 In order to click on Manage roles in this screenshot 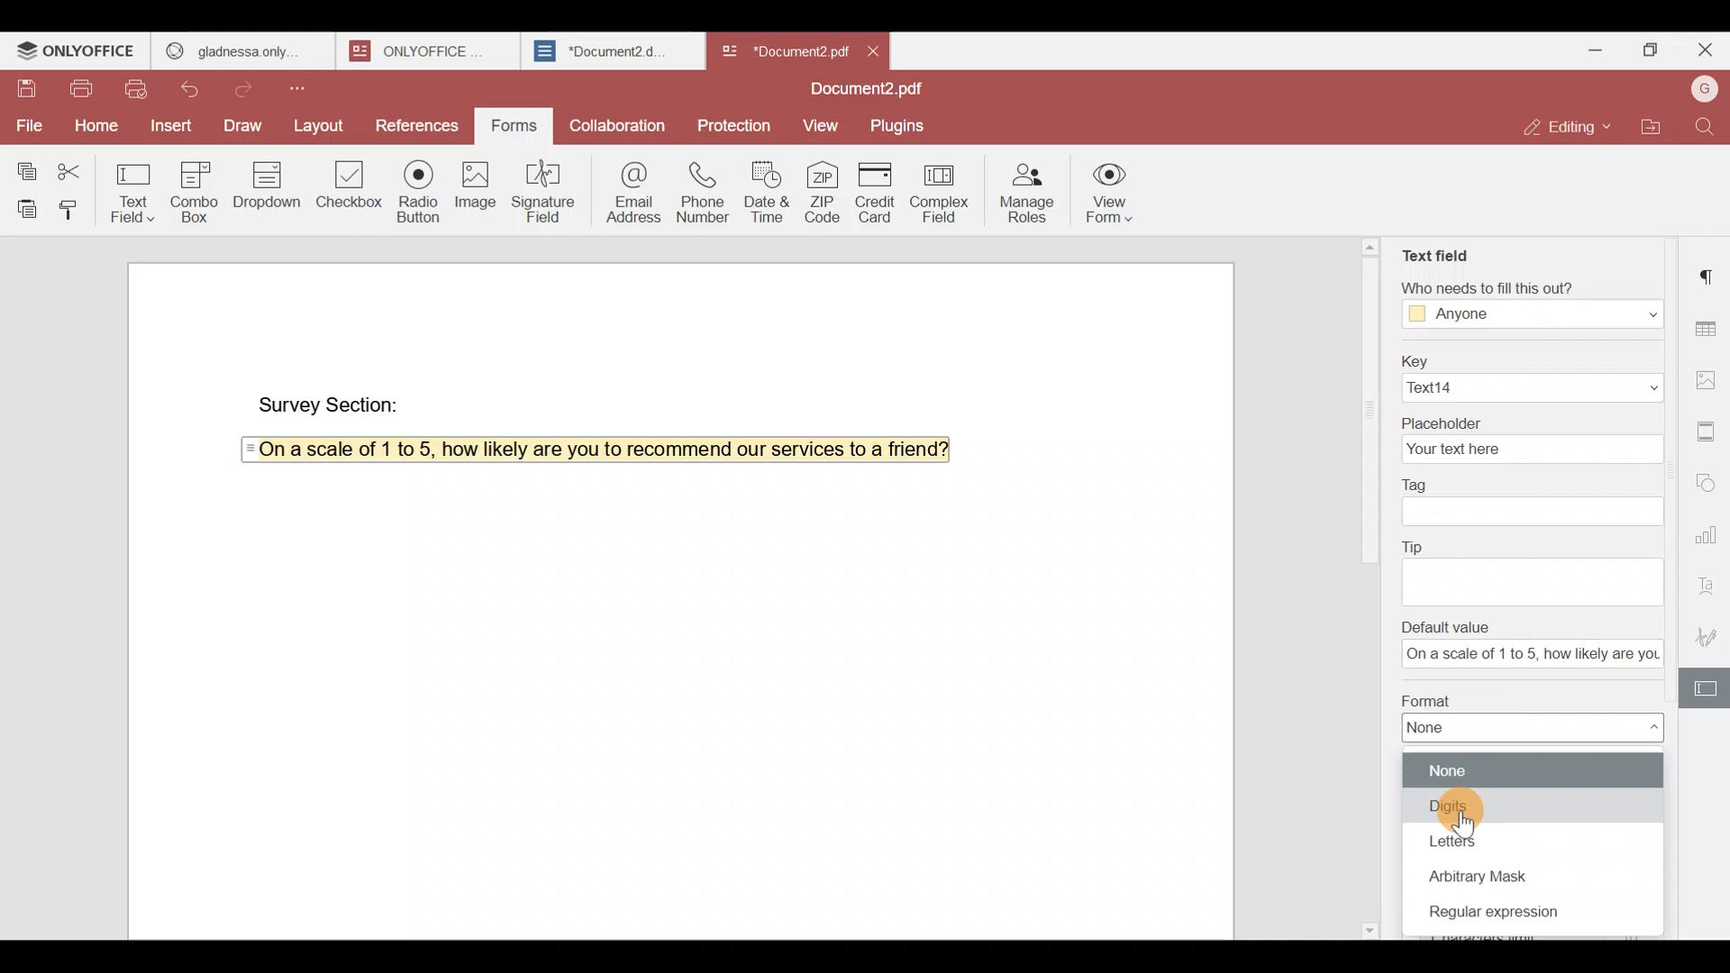, I will do `click(1027, 190)`.